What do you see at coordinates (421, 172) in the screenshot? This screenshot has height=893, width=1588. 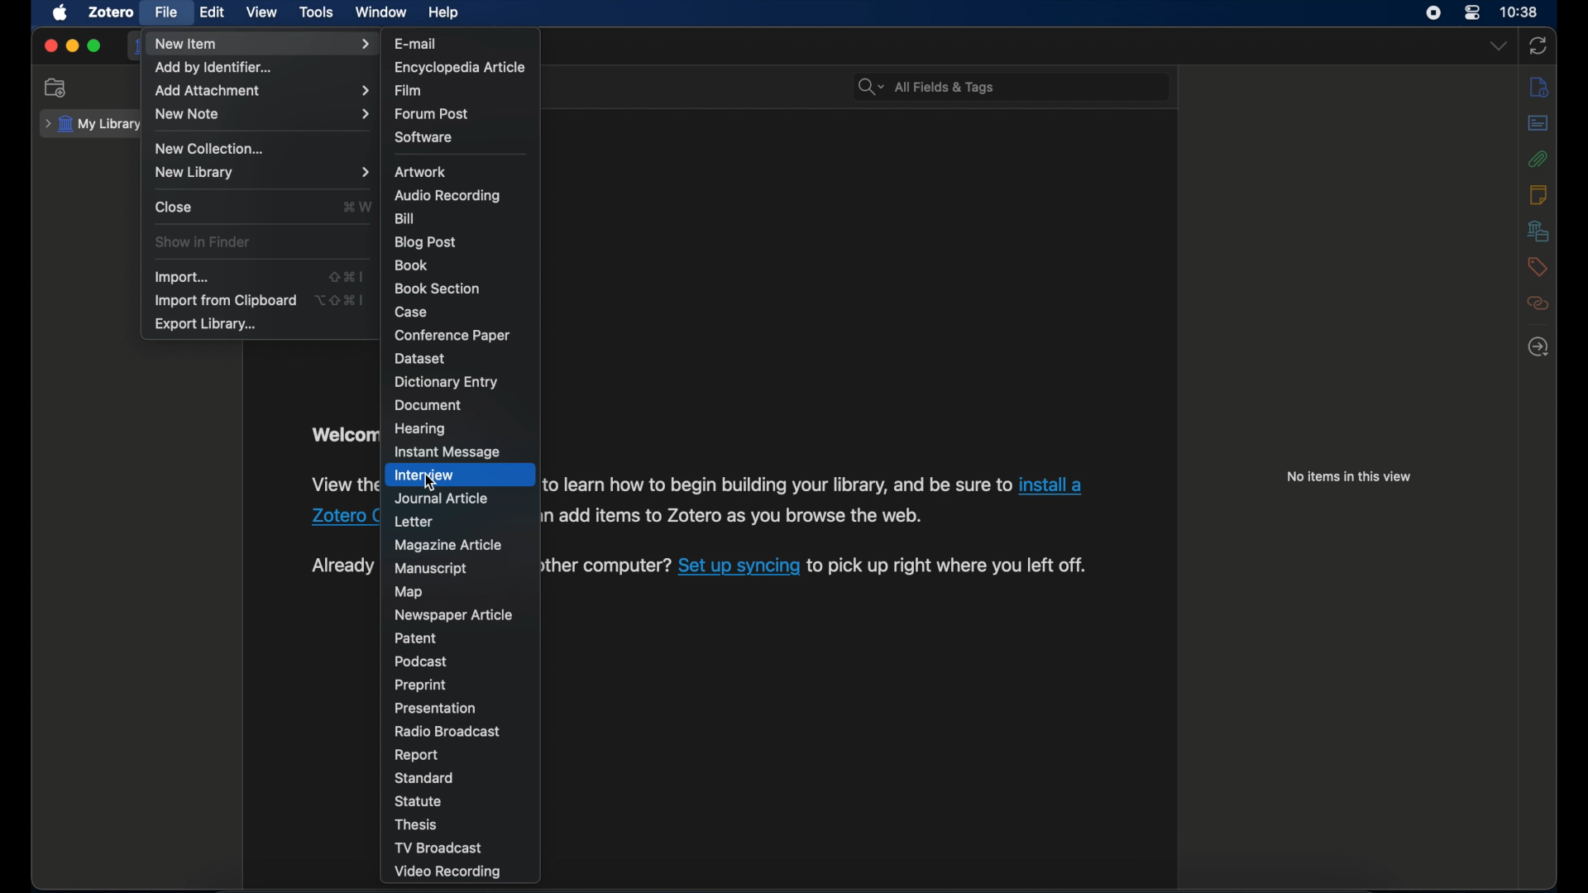 I see `artwork` at bounding box center [421, 172].